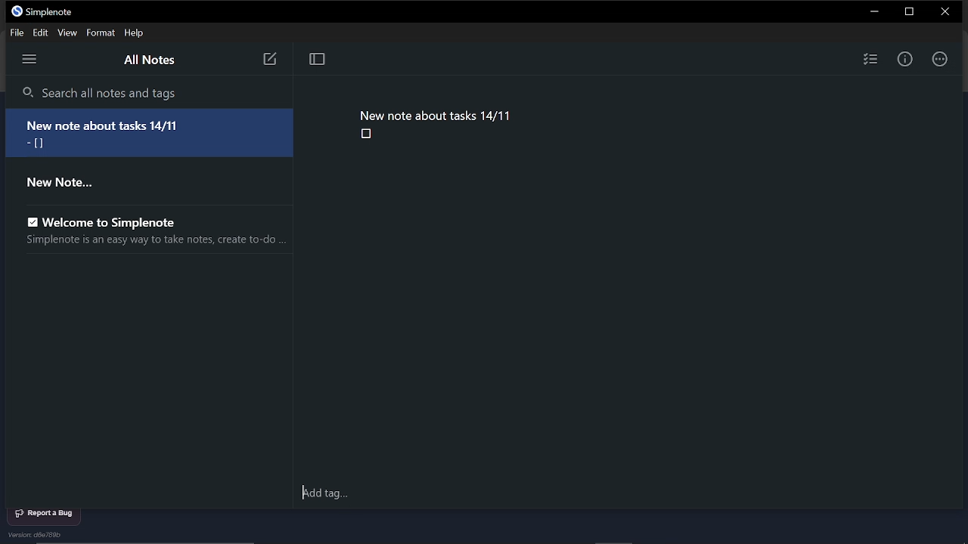 The height and width of the screenshot is (544, 968). I want to click on simplenote logo, so click(15, 12).